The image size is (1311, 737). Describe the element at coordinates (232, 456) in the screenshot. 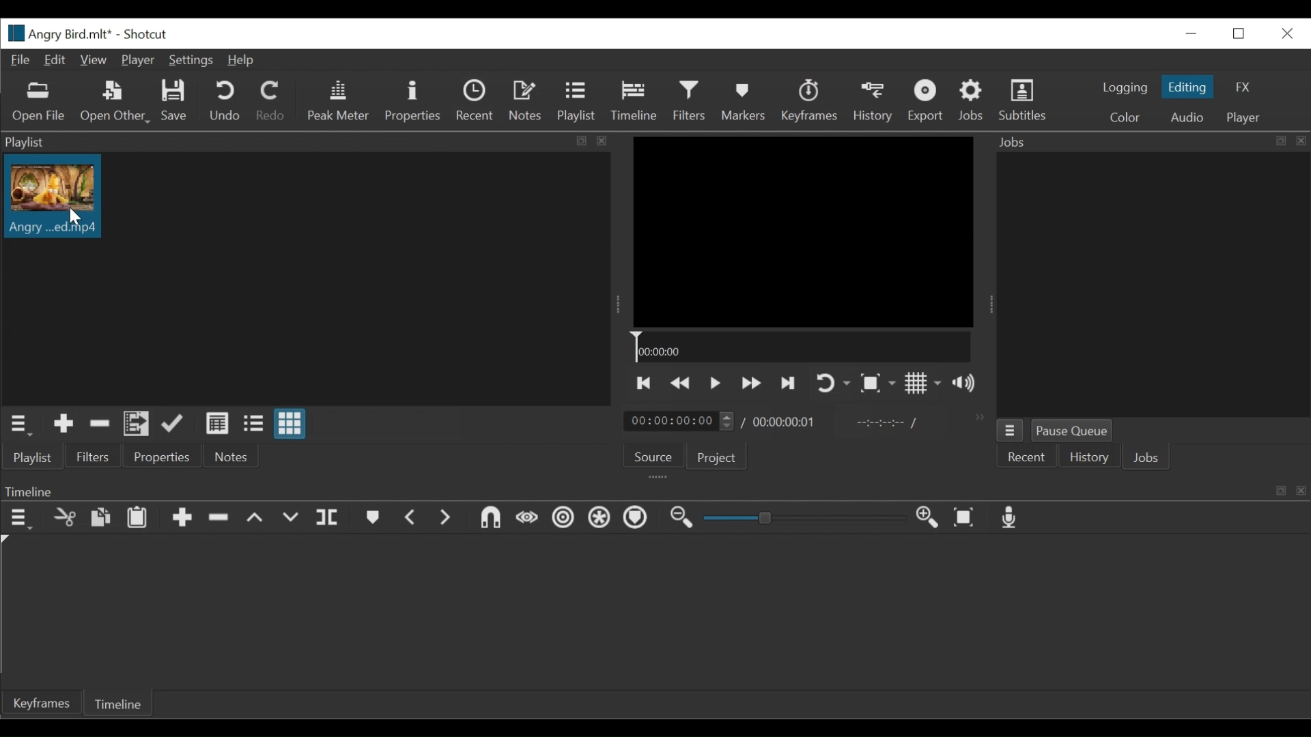

I see `Notes` at that location.